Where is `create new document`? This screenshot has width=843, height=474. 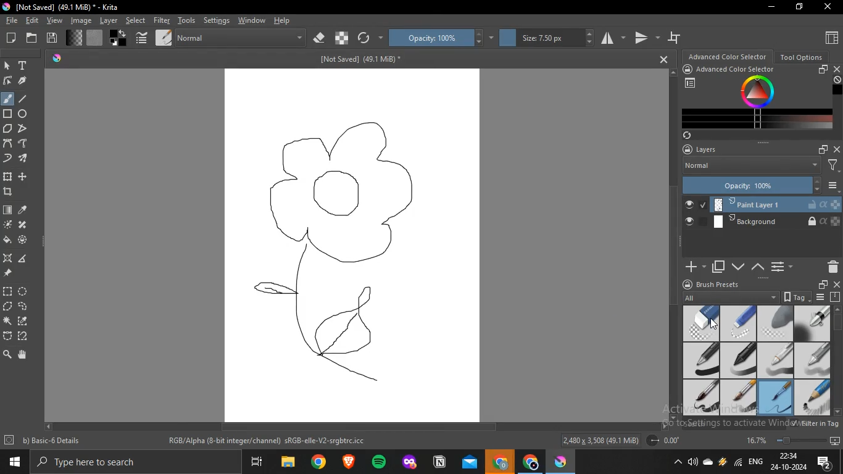 create new document is located at coordinates (13, 38).